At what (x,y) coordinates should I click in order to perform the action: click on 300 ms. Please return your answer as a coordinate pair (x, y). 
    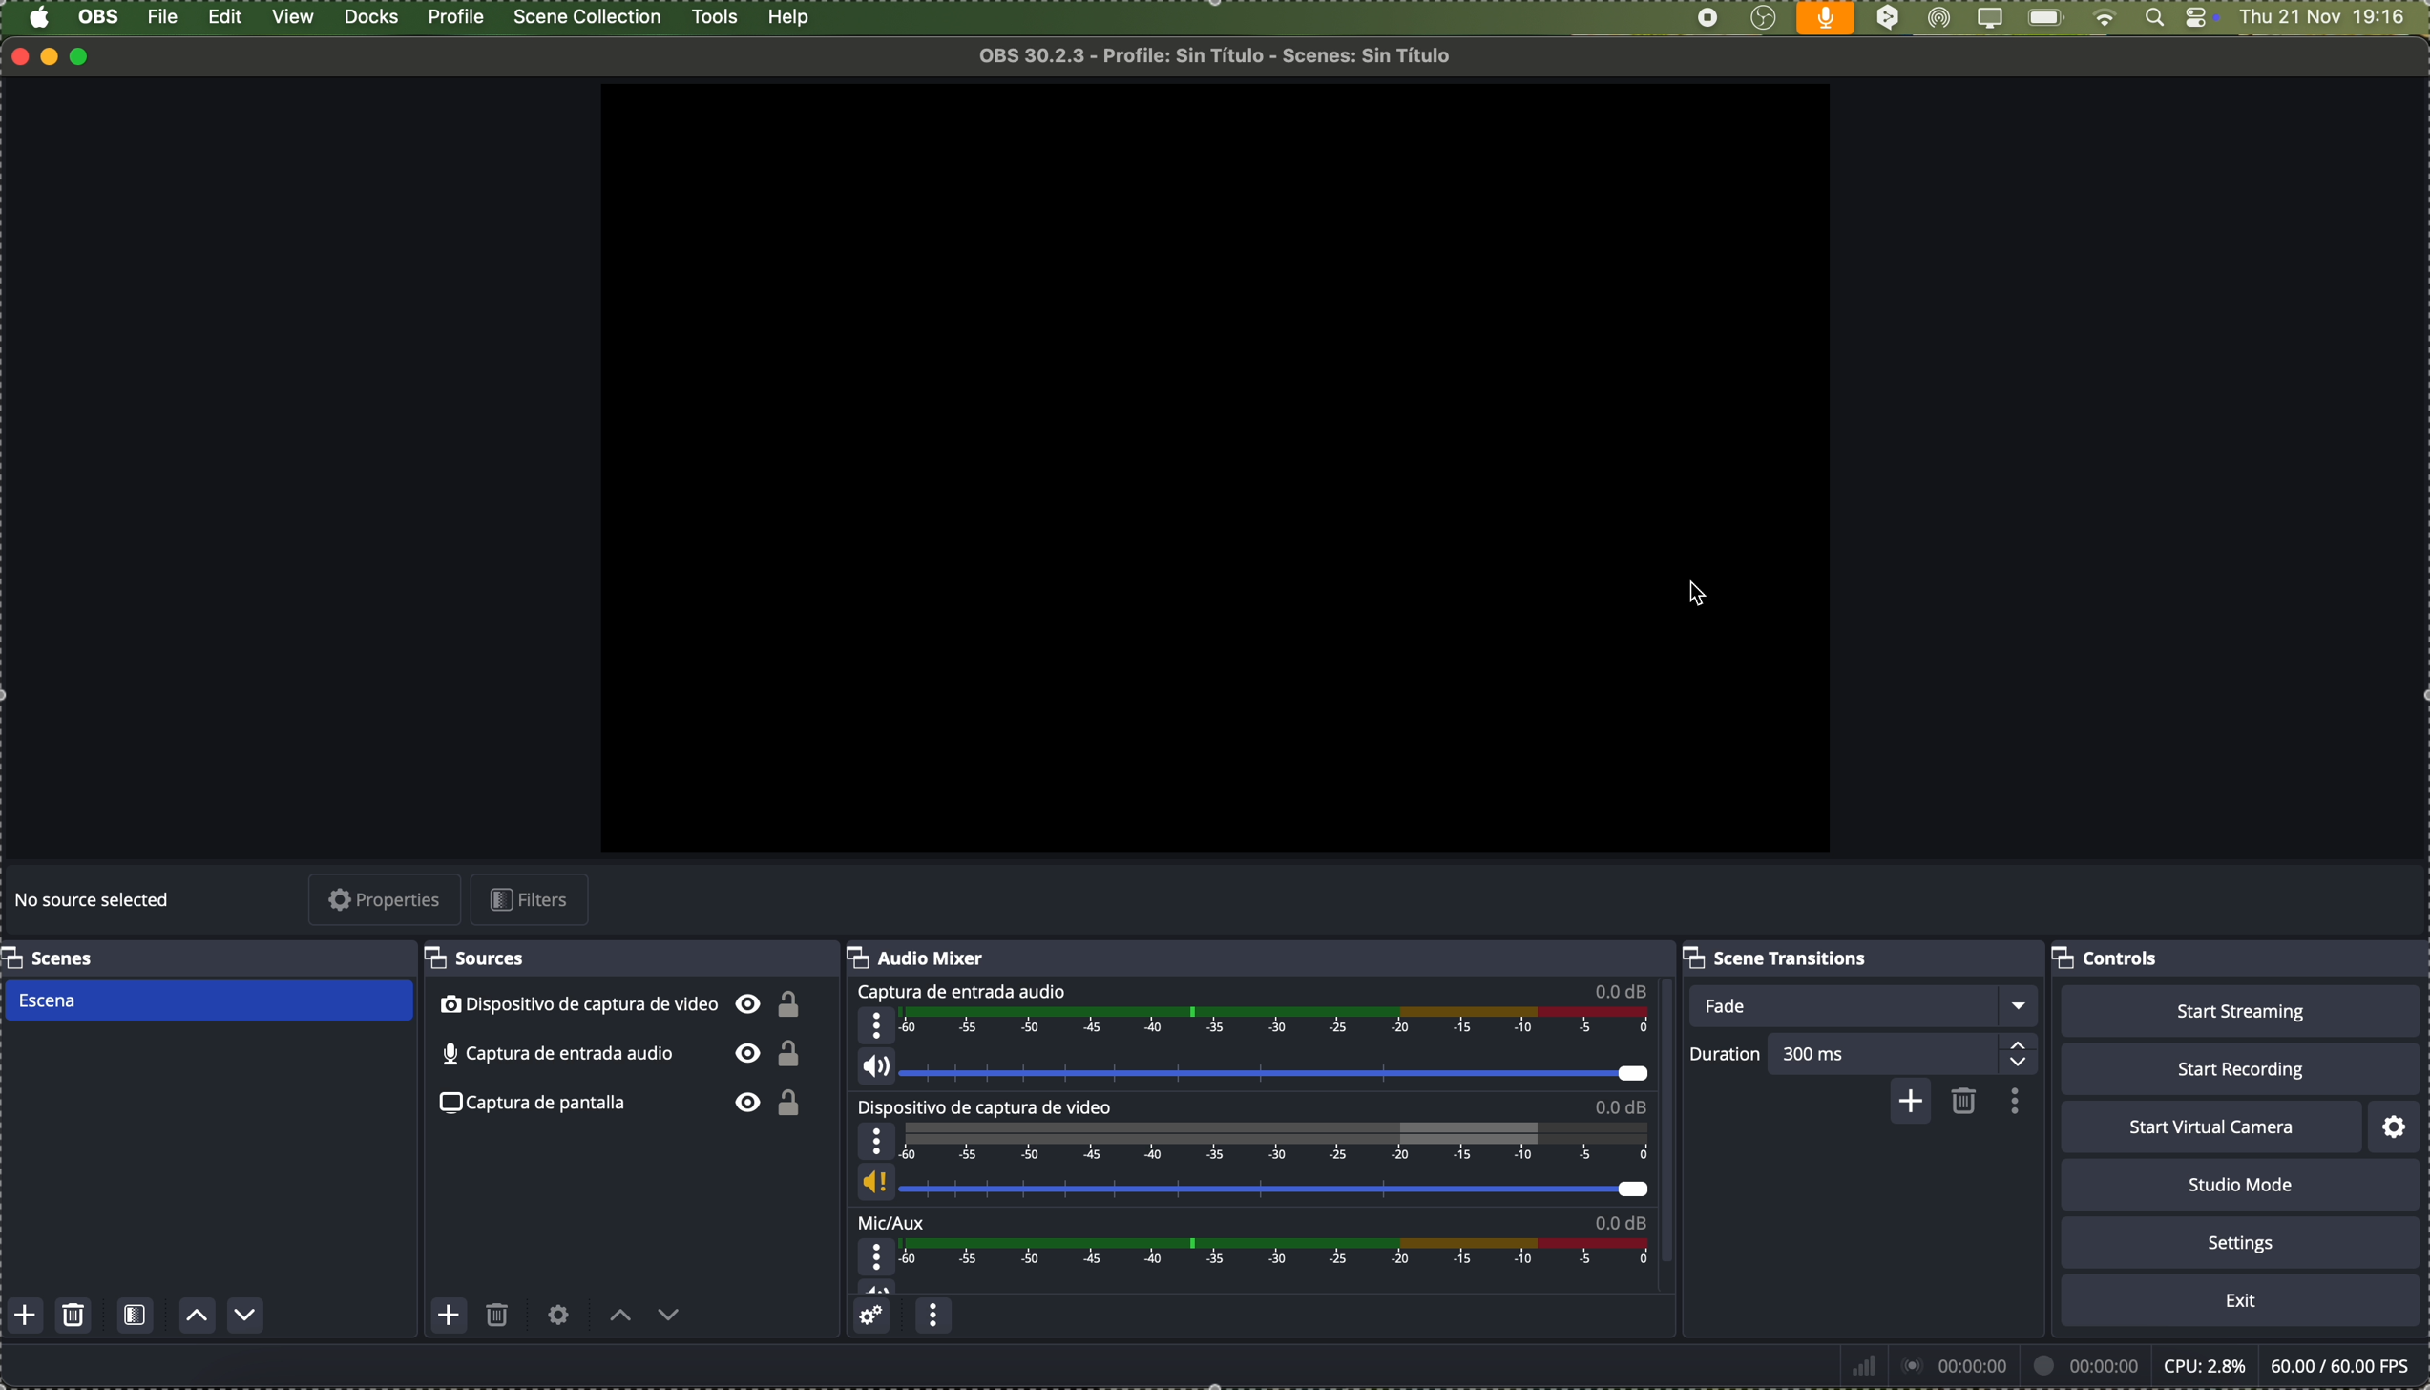
    Looking at the image, I should click on (1910, 1052).